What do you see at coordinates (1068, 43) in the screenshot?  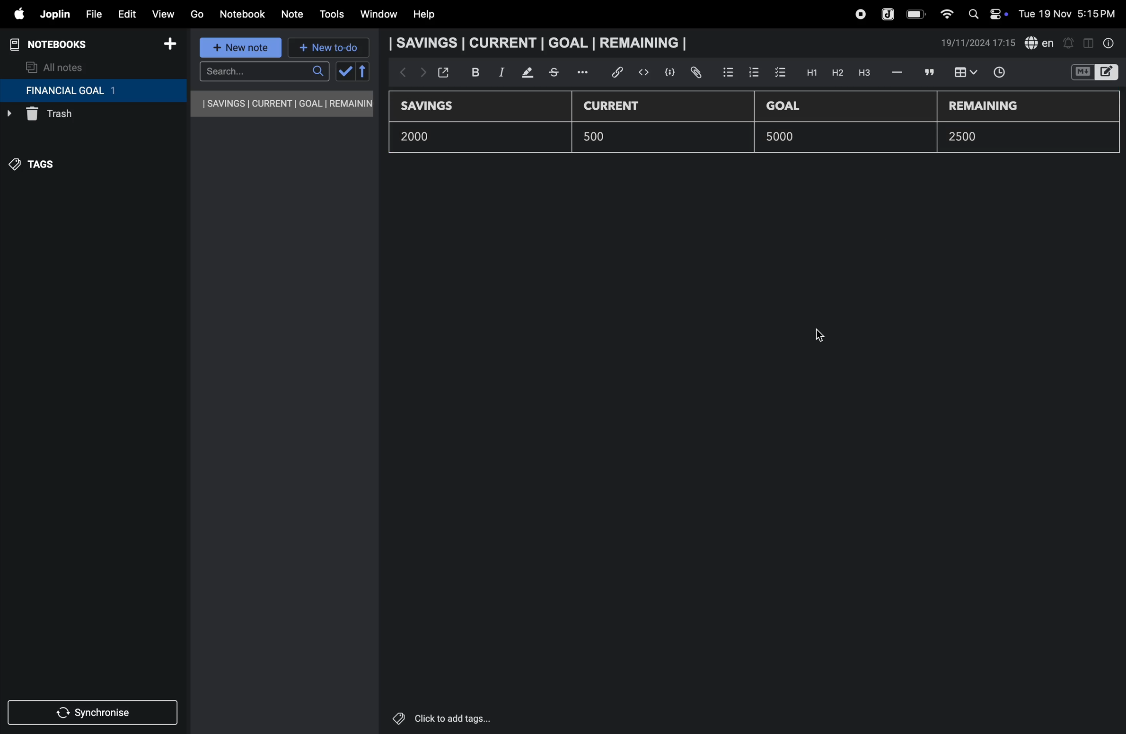 I see `alert` at bounding box center [1068, 43].